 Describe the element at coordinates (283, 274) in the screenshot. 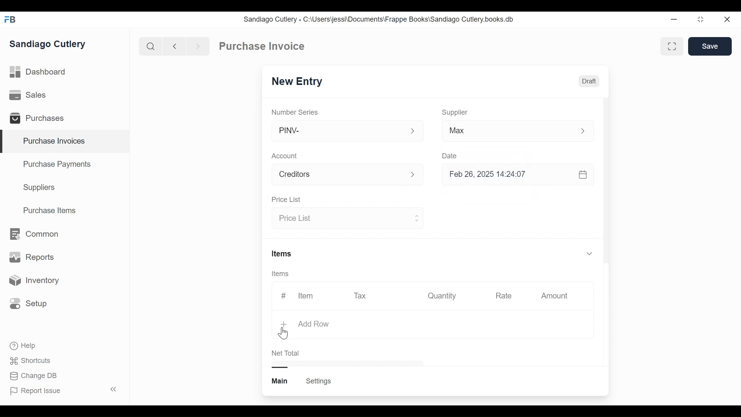

I see `Items` at that location.